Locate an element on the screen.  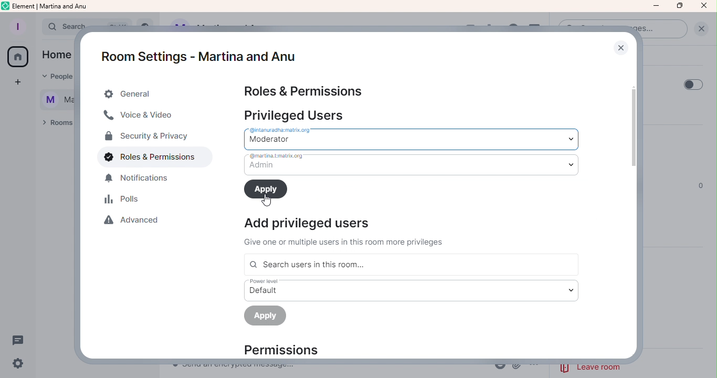
Roles and permissions is located at coordinates (304, 91).